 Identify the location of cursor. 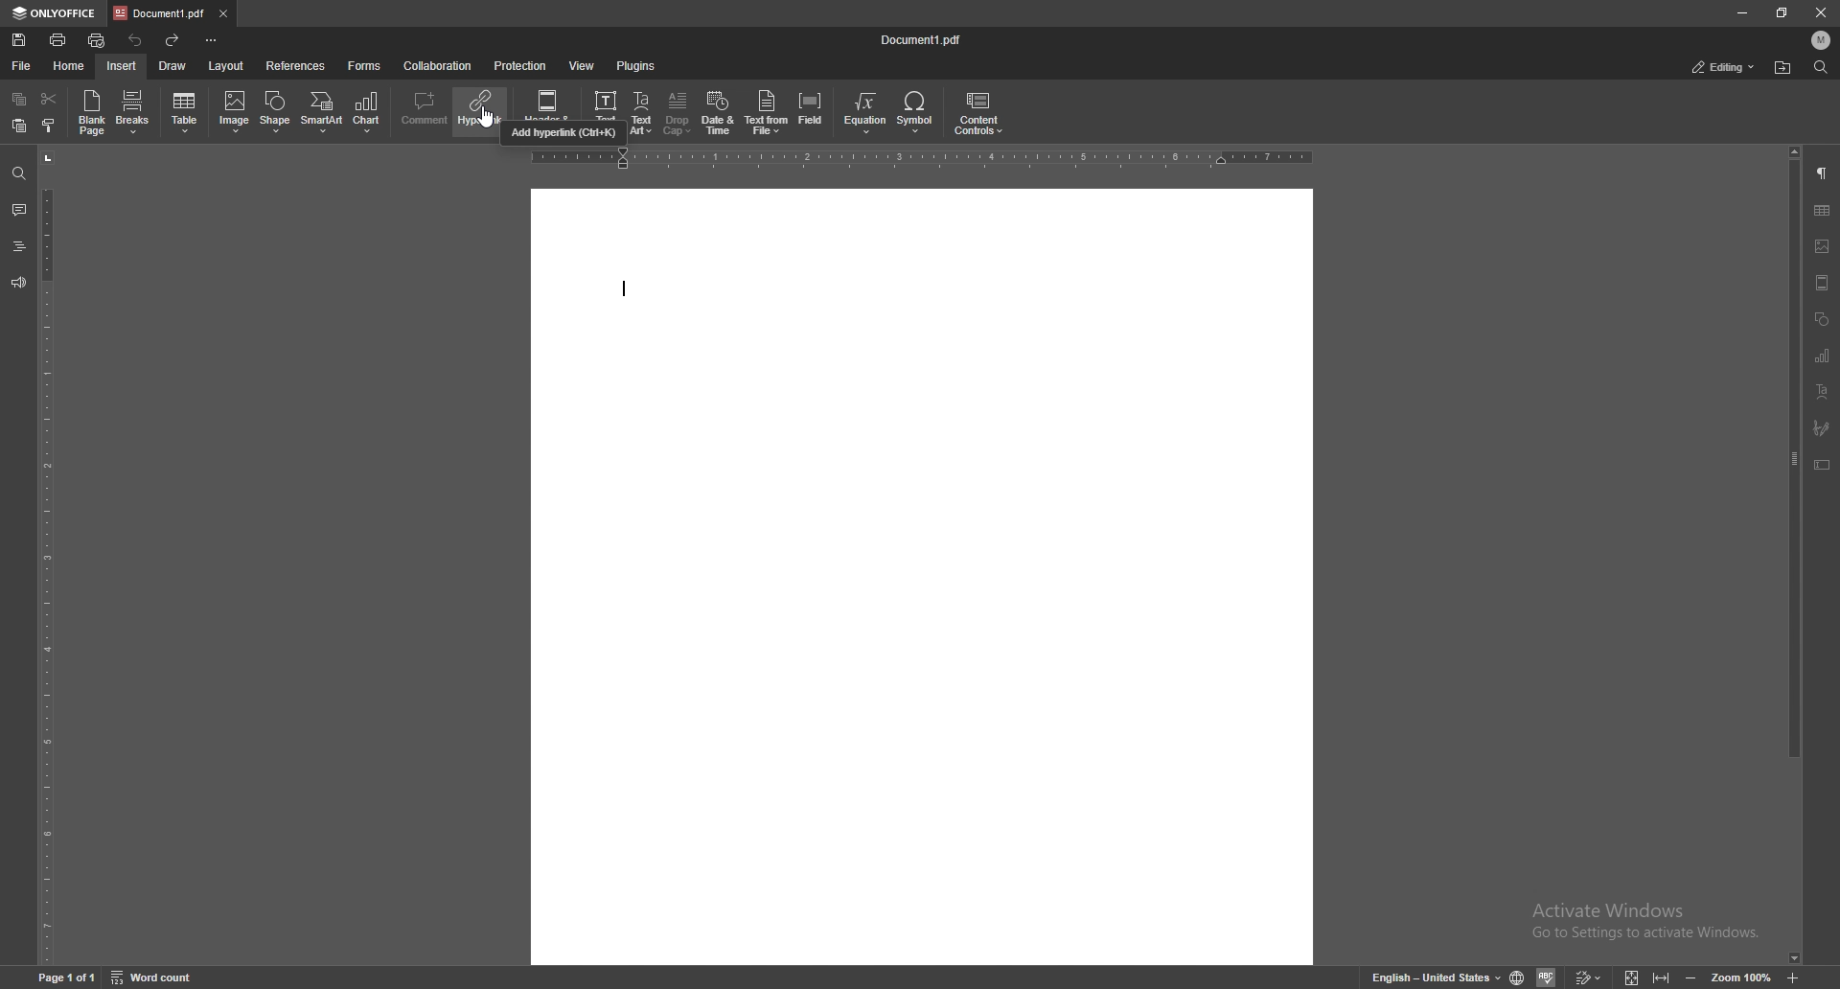
(485, 120).